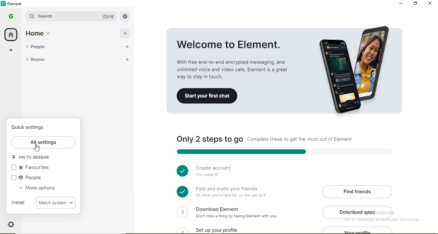  What do you see at coordinates (182, 230) in the screenshot?
I see `4` at bounding box center [182, 230].